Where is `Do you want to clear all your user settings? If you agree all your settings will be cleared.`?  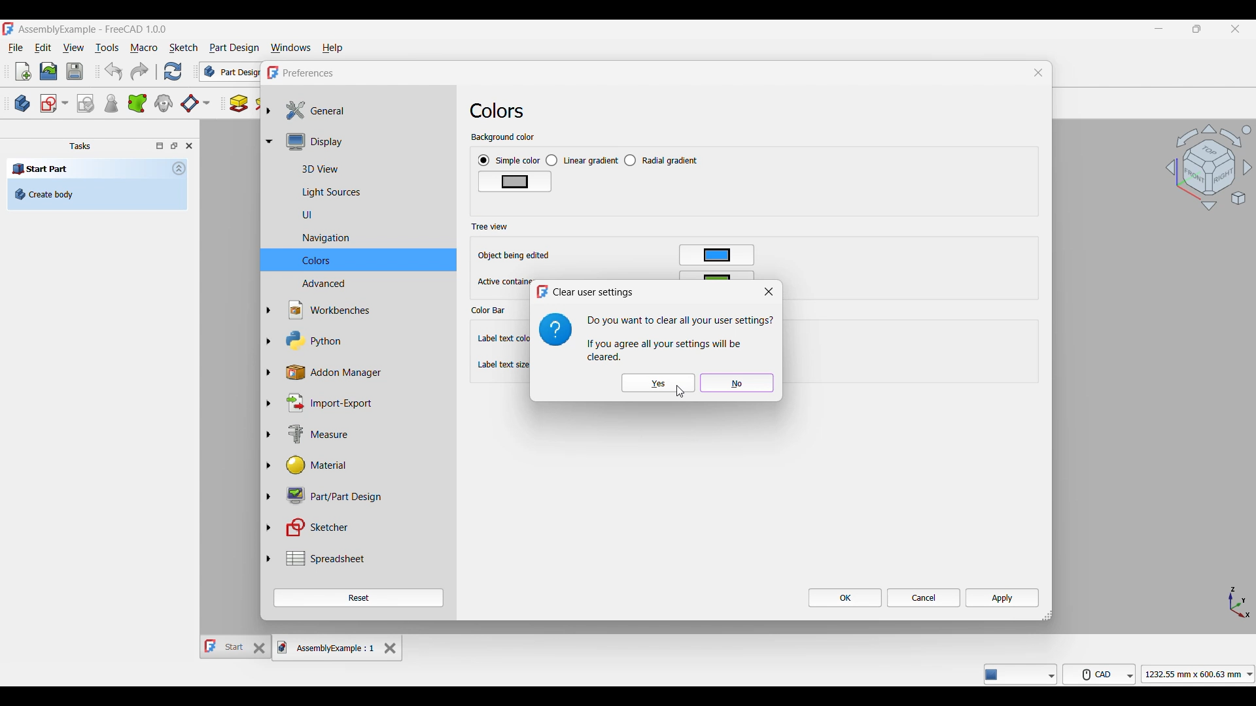
Do you want to clear all your user settings? If you agree all your settings will be cleared. is located at coordinates (680, 338).